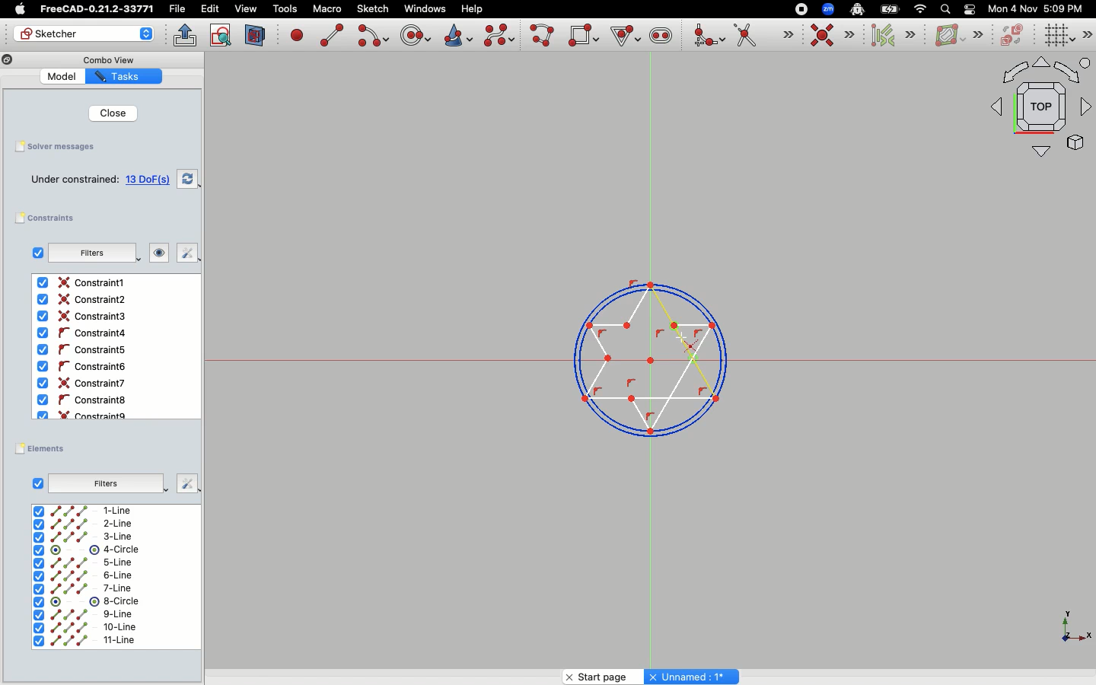  What do you see at coordinates (105, 482) in the screenshot?
I see `Filters` at bounding box center [105, 482].